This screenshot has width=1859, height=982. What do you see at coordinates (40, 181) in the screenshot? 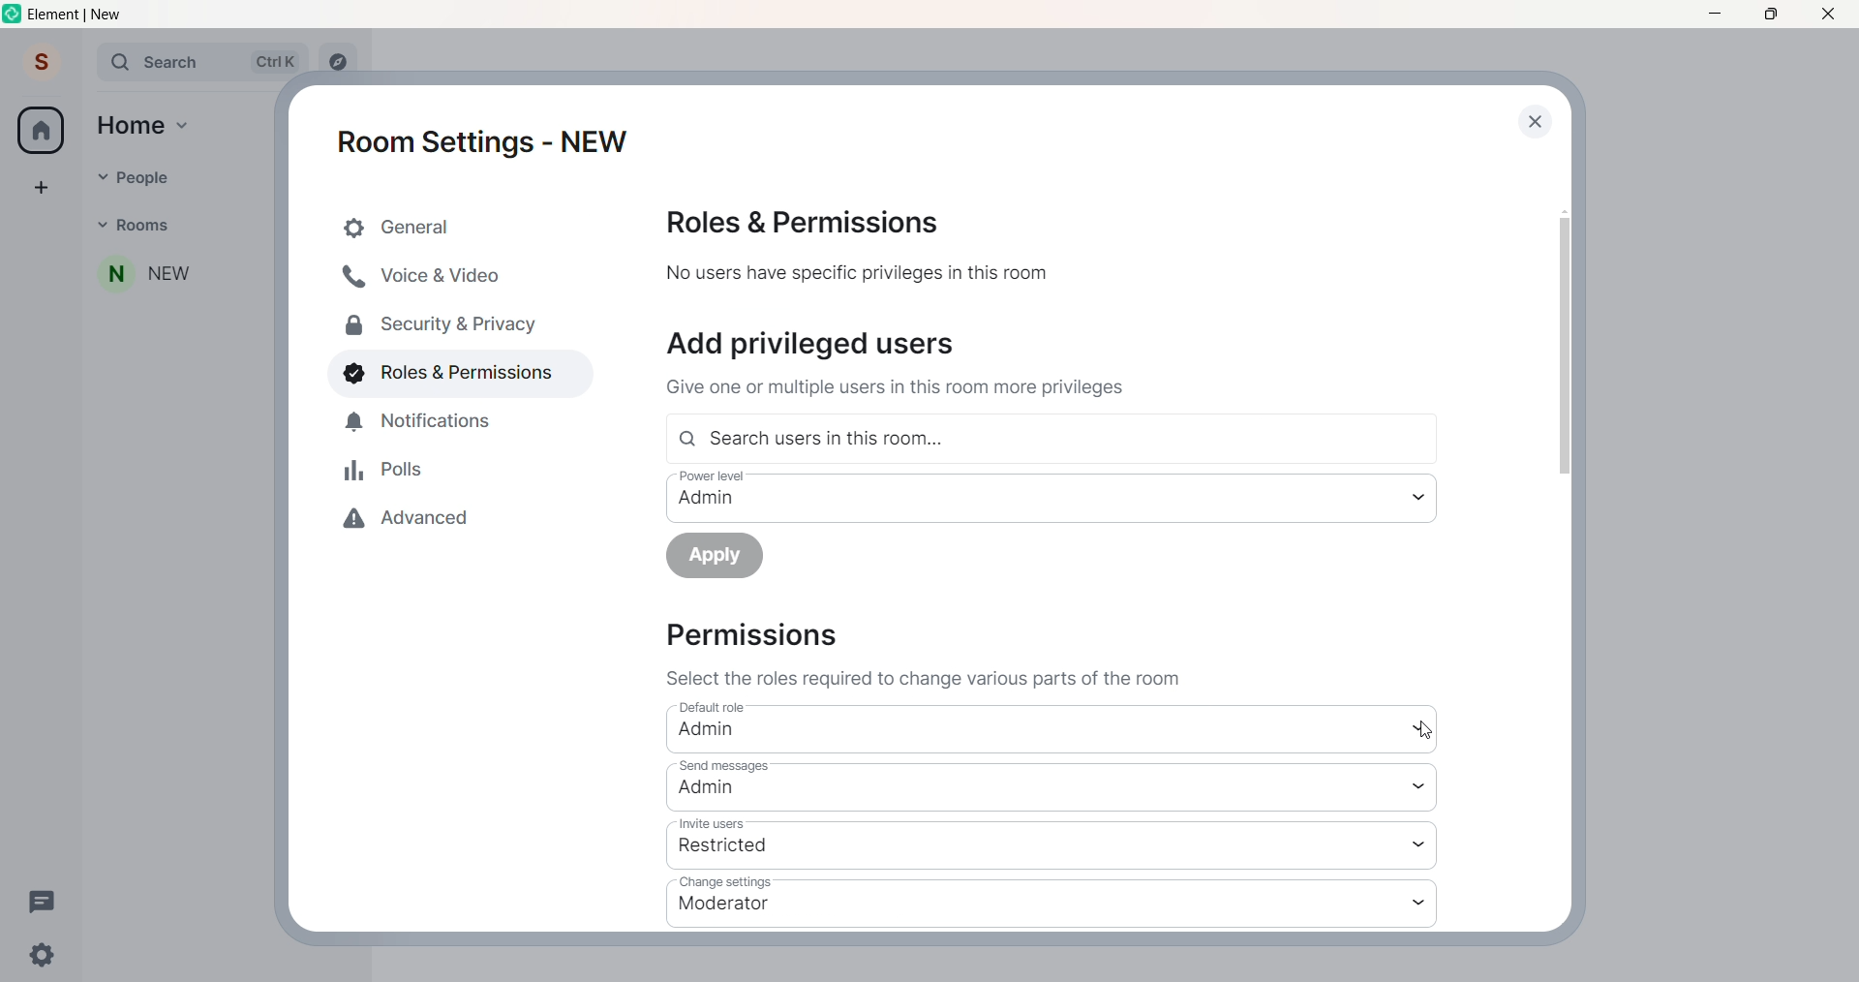
I see `create space` at bounding box center [40, 181].